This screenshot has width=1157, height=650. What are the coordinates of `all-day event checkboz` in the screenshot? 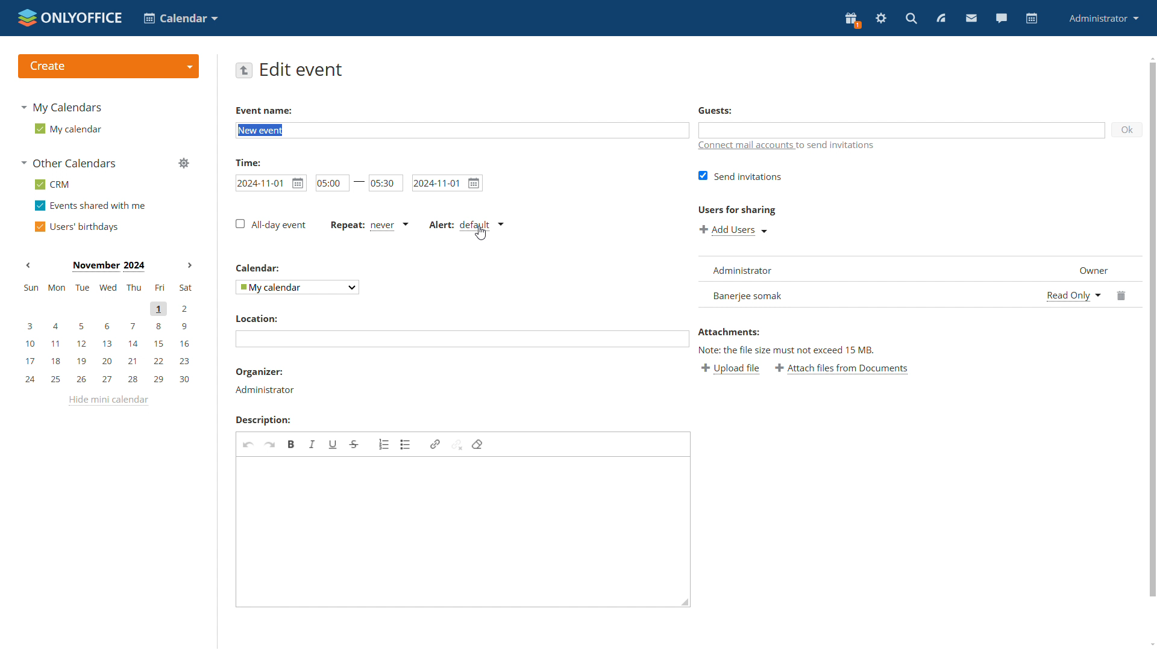 It's located at (271, 224).